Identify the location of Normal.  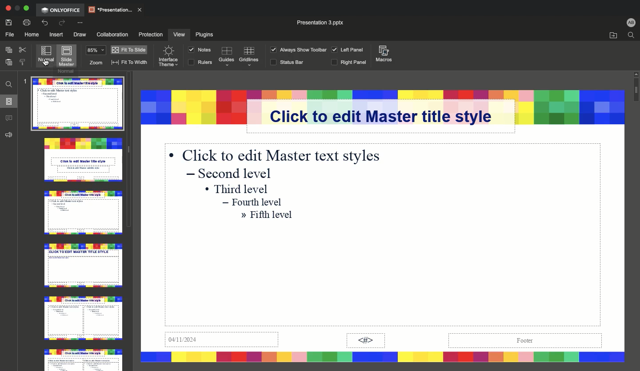
(47, 55).